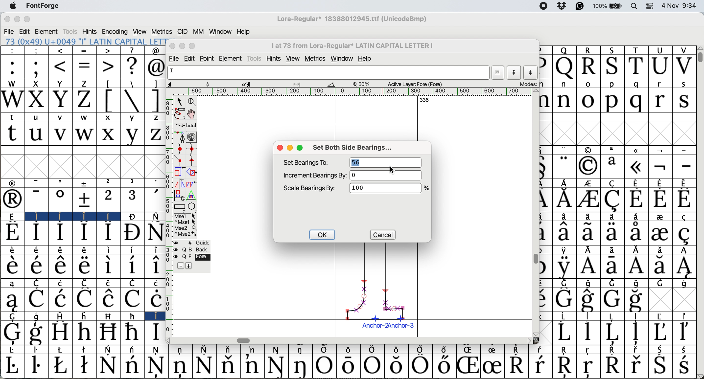 The height and width of the screenshot is (379, 704). I want to click on Symbol, so click(133, 349).